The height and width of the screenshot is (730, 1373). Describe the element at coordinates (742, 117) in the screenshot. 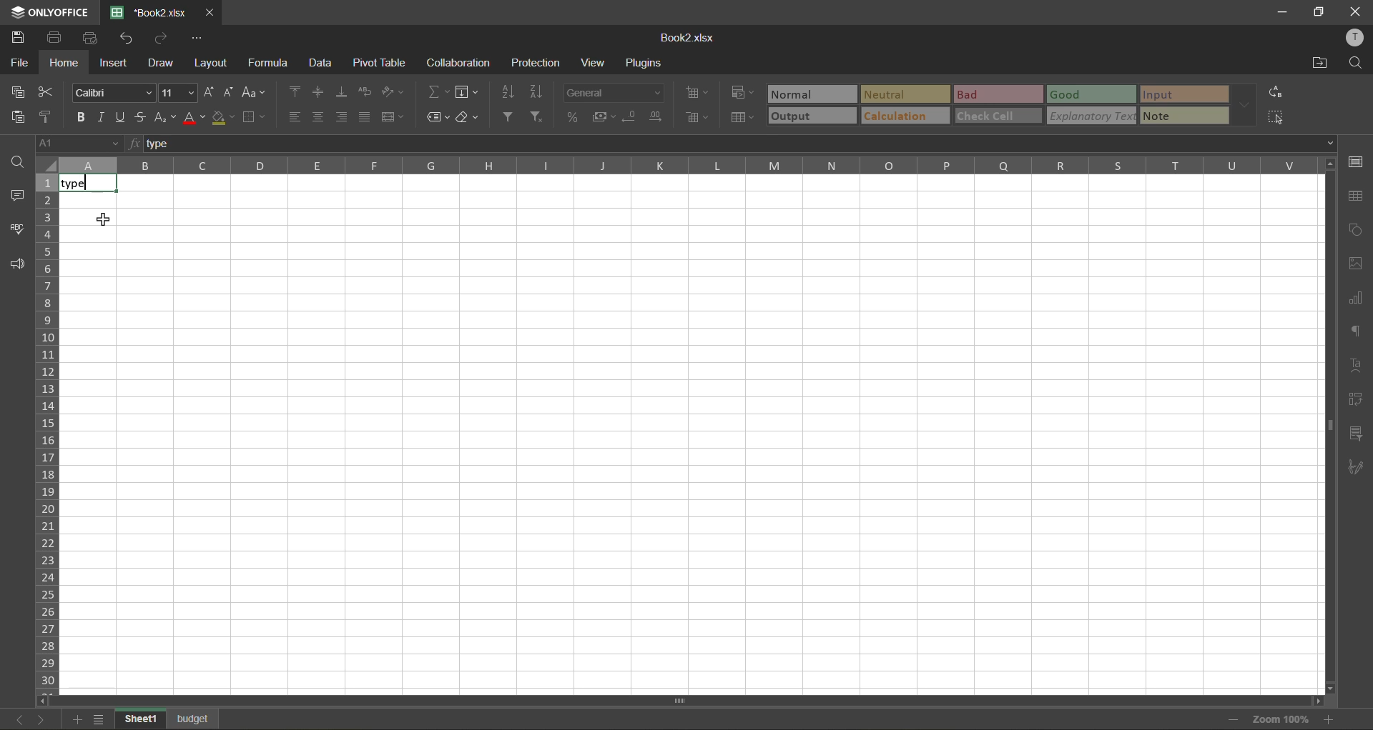

I see `format as table` at that location.